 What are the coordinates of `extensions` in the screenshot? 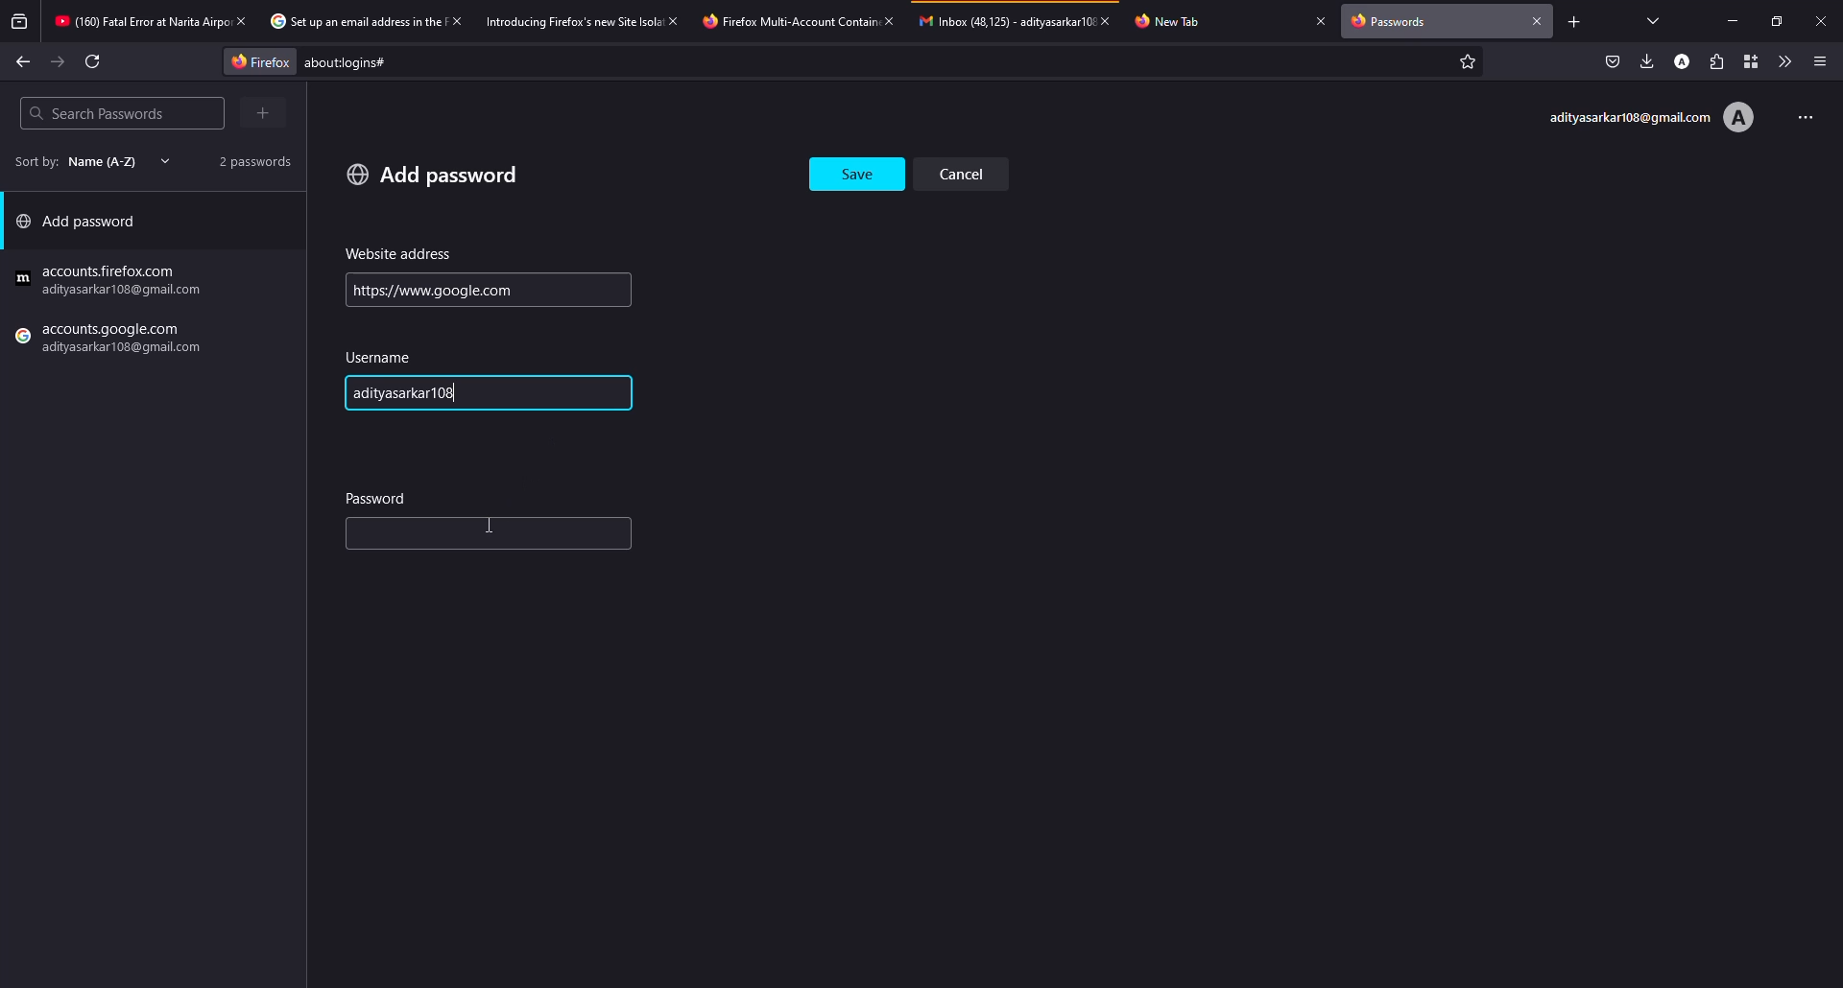 It's located at (1715, 61).